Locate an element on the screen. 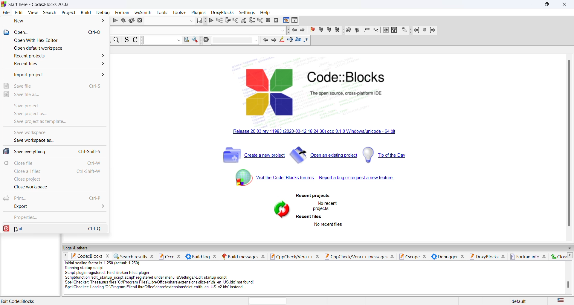 This screenshot has height=305, width=574. recent projects is located at coordinates (313, 196).